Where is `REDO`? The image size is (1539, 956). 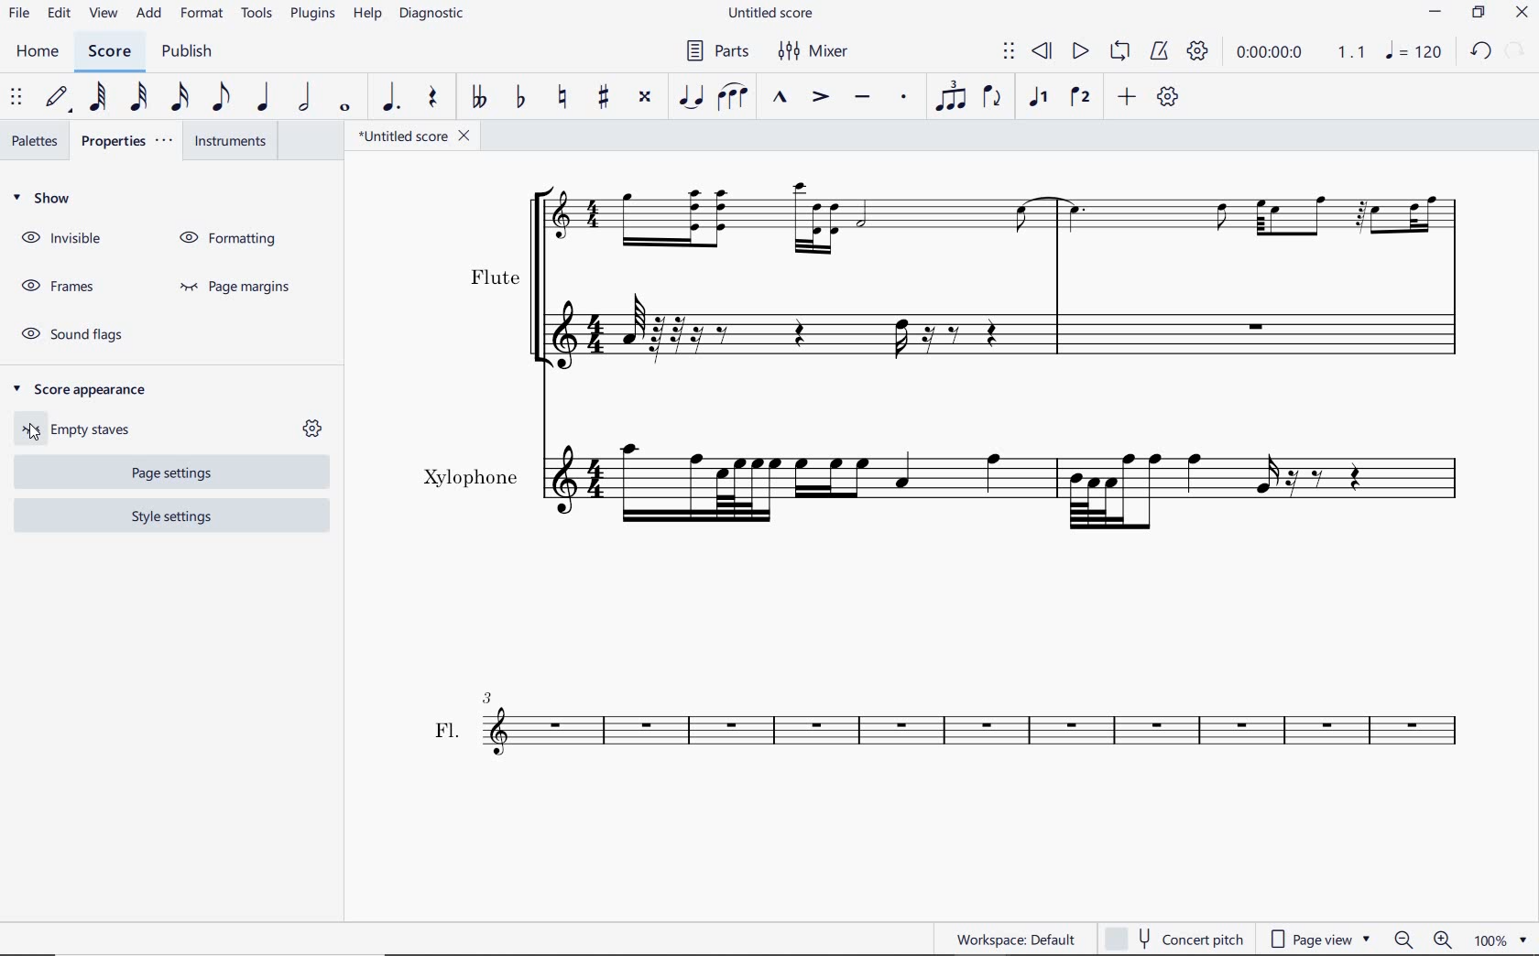 REDO is located at coordinates (1516, 49).